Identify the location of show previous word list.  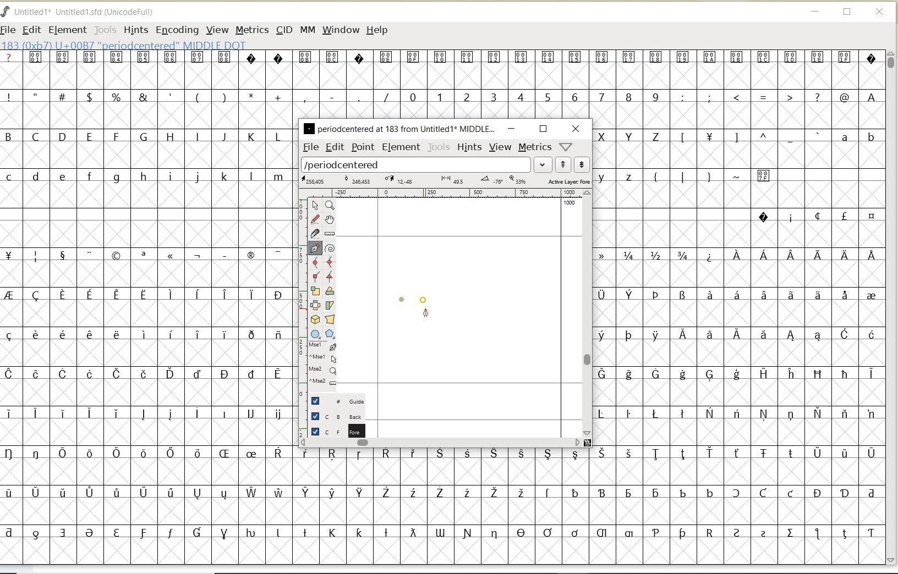
(564, 165).